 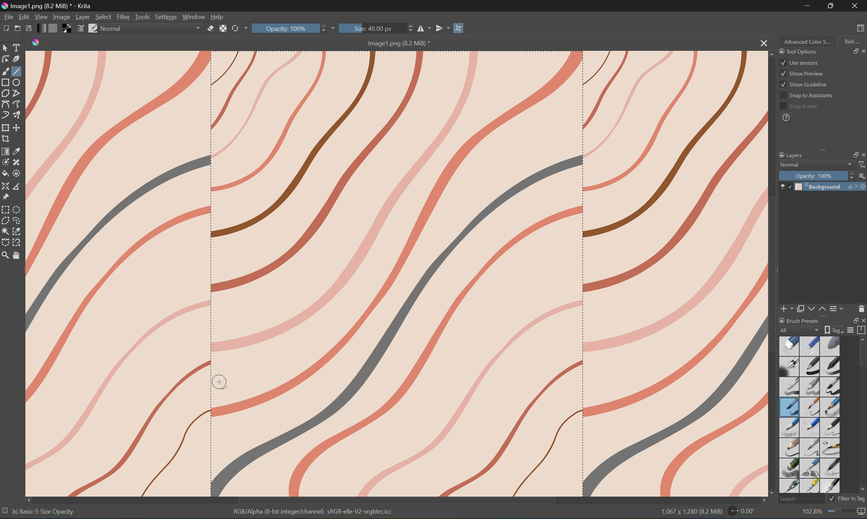 I want to click on View, so click(x=41, y=16).